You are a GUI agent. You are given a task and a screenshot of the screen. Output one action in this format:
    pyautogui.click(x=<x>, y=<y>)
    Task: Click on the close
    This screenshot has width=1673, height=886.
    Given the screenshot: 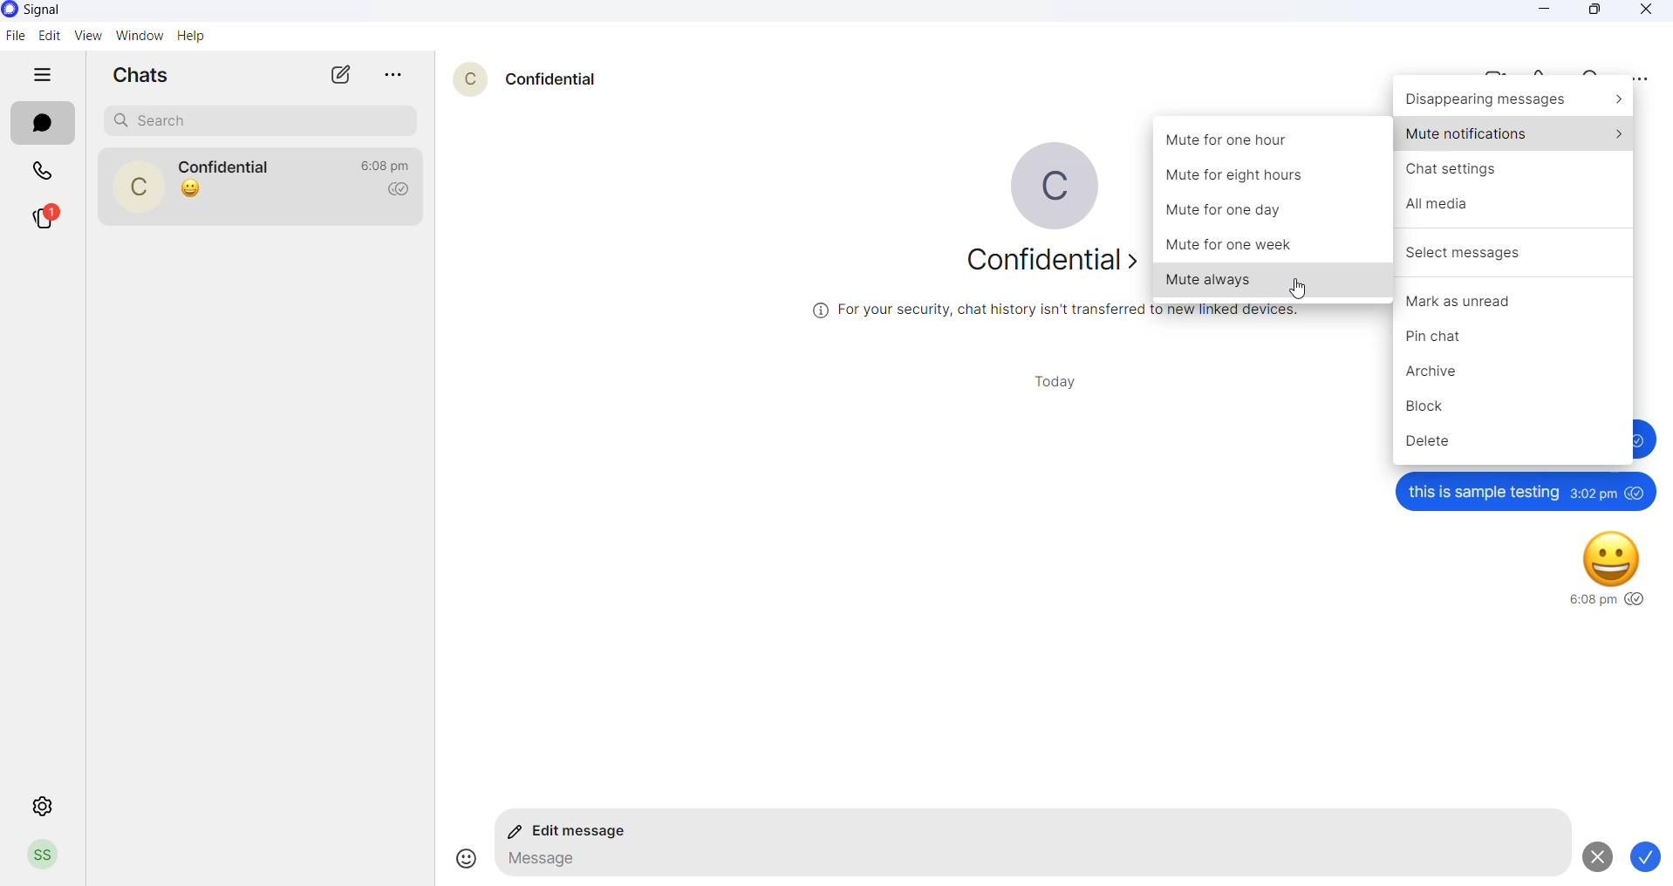 What is the action you would take?
    pyautogui.click(x=1641, y=11)
    